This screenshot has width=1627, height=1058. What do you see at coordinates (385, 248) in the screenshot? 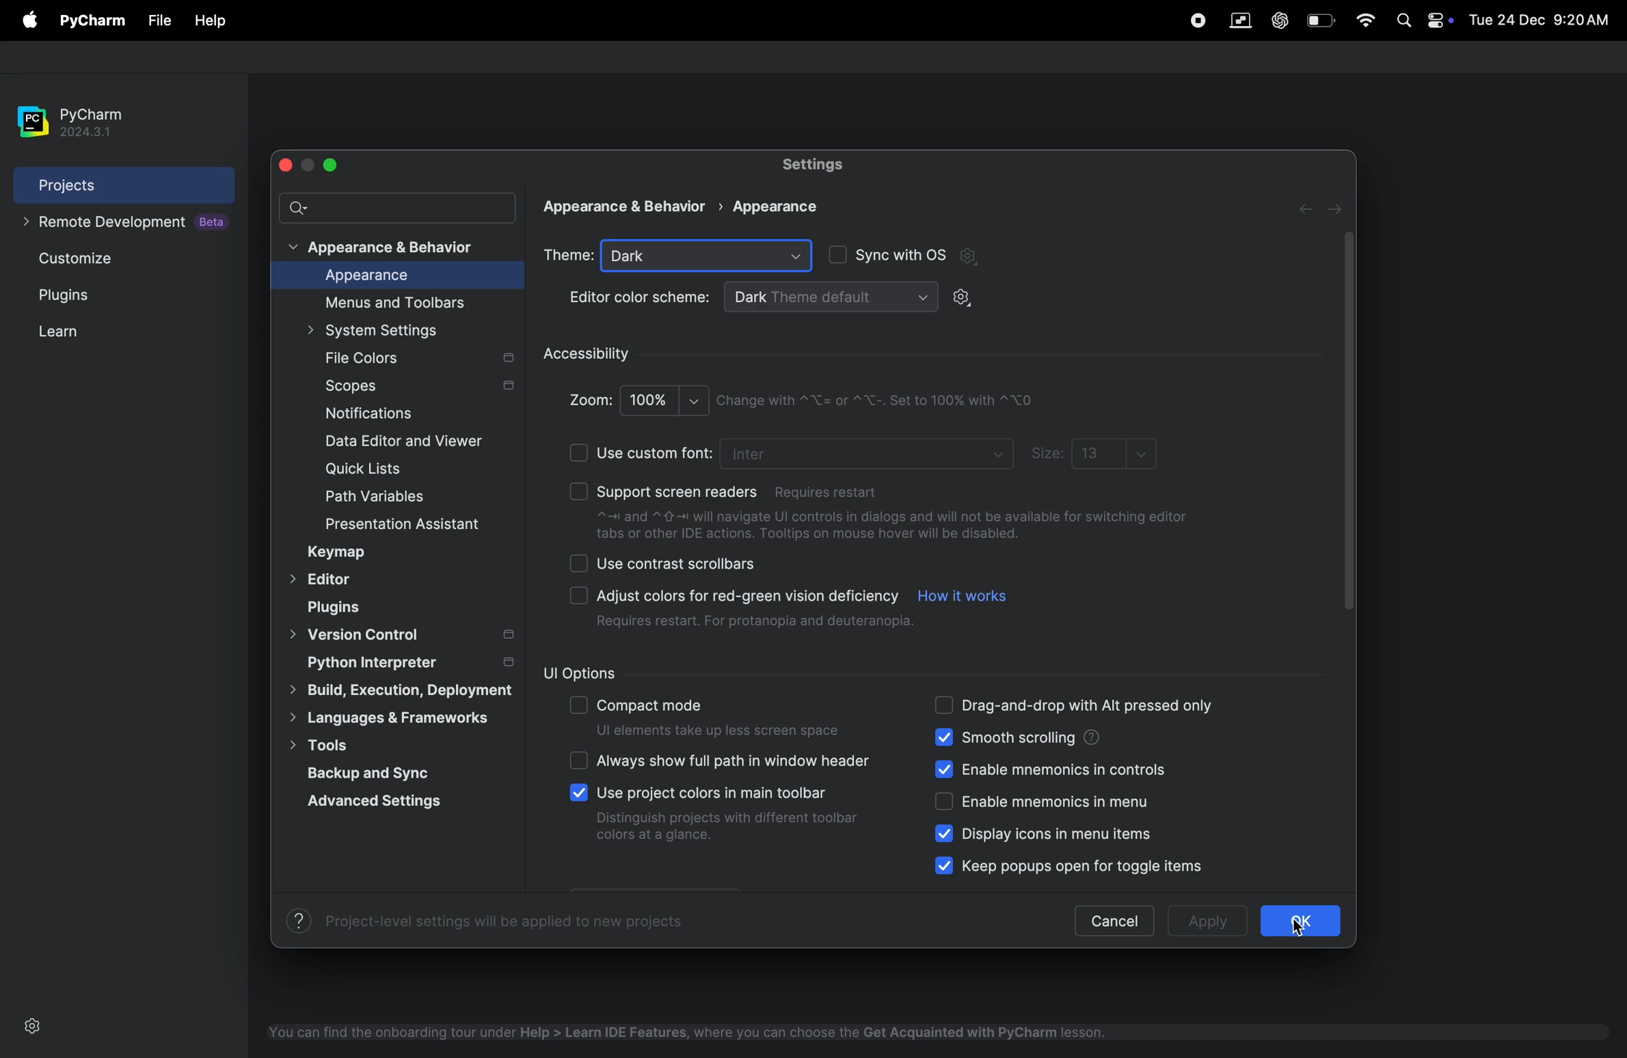
I see `apperance behaviour` at bounding box center [385, 248].